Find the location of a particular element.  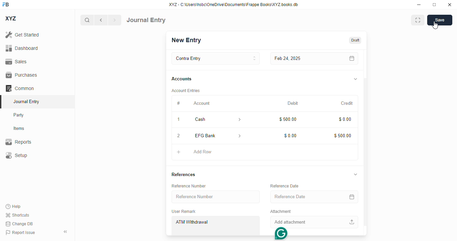

grammarly extension is located at coordinates (280, 233).